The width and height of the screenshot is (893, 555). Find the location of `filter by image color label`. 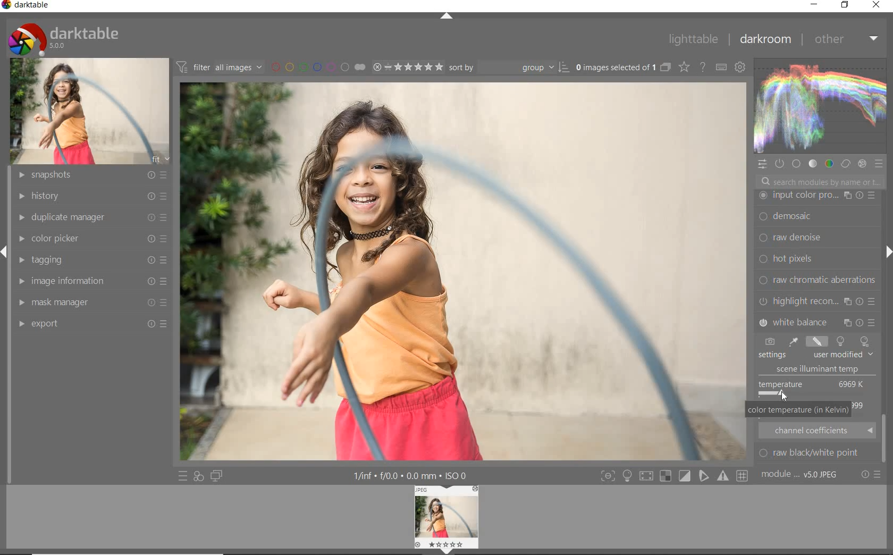

filter by image color label is located at coordinates (317, 66).